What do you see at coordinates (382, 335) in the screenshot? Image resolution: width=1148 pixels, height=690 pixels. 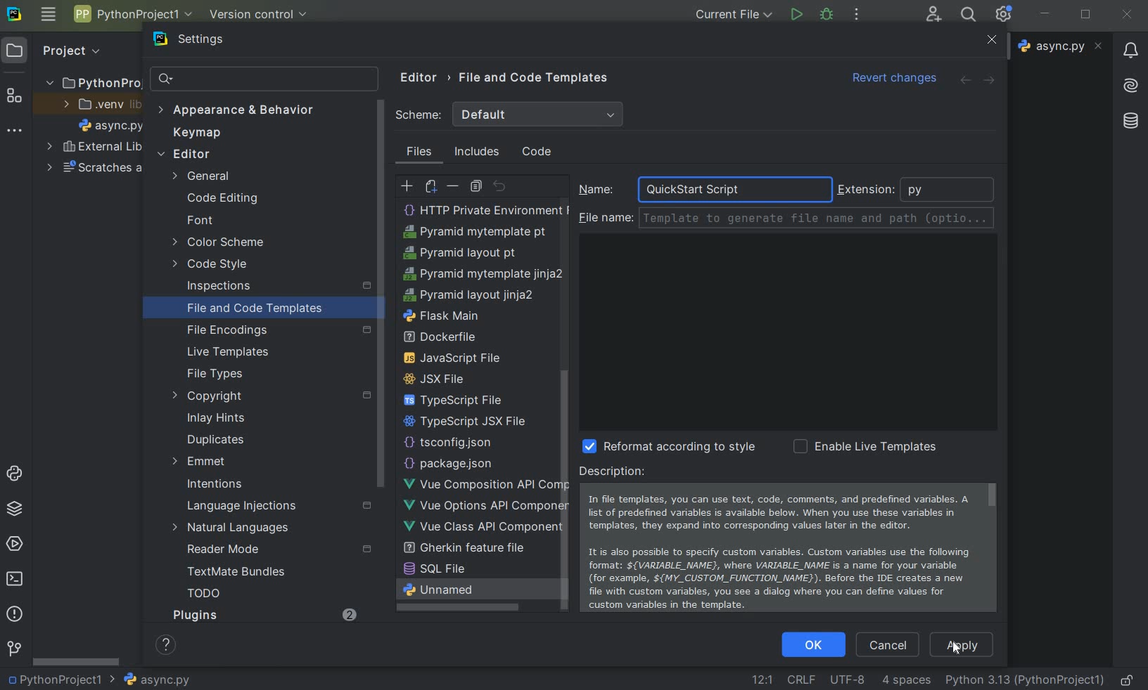 I see `scrollbar` at bounding box center [382, 335].